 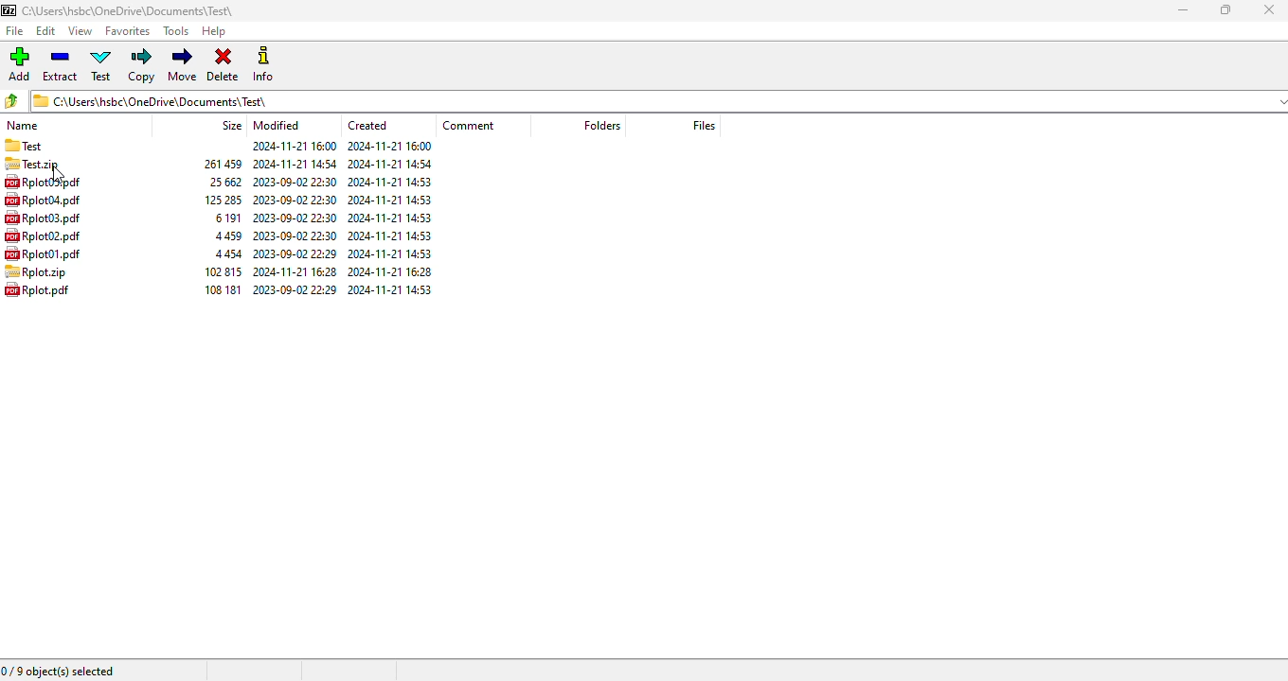 I want to click on browse folders, so click(x=11, y=100).